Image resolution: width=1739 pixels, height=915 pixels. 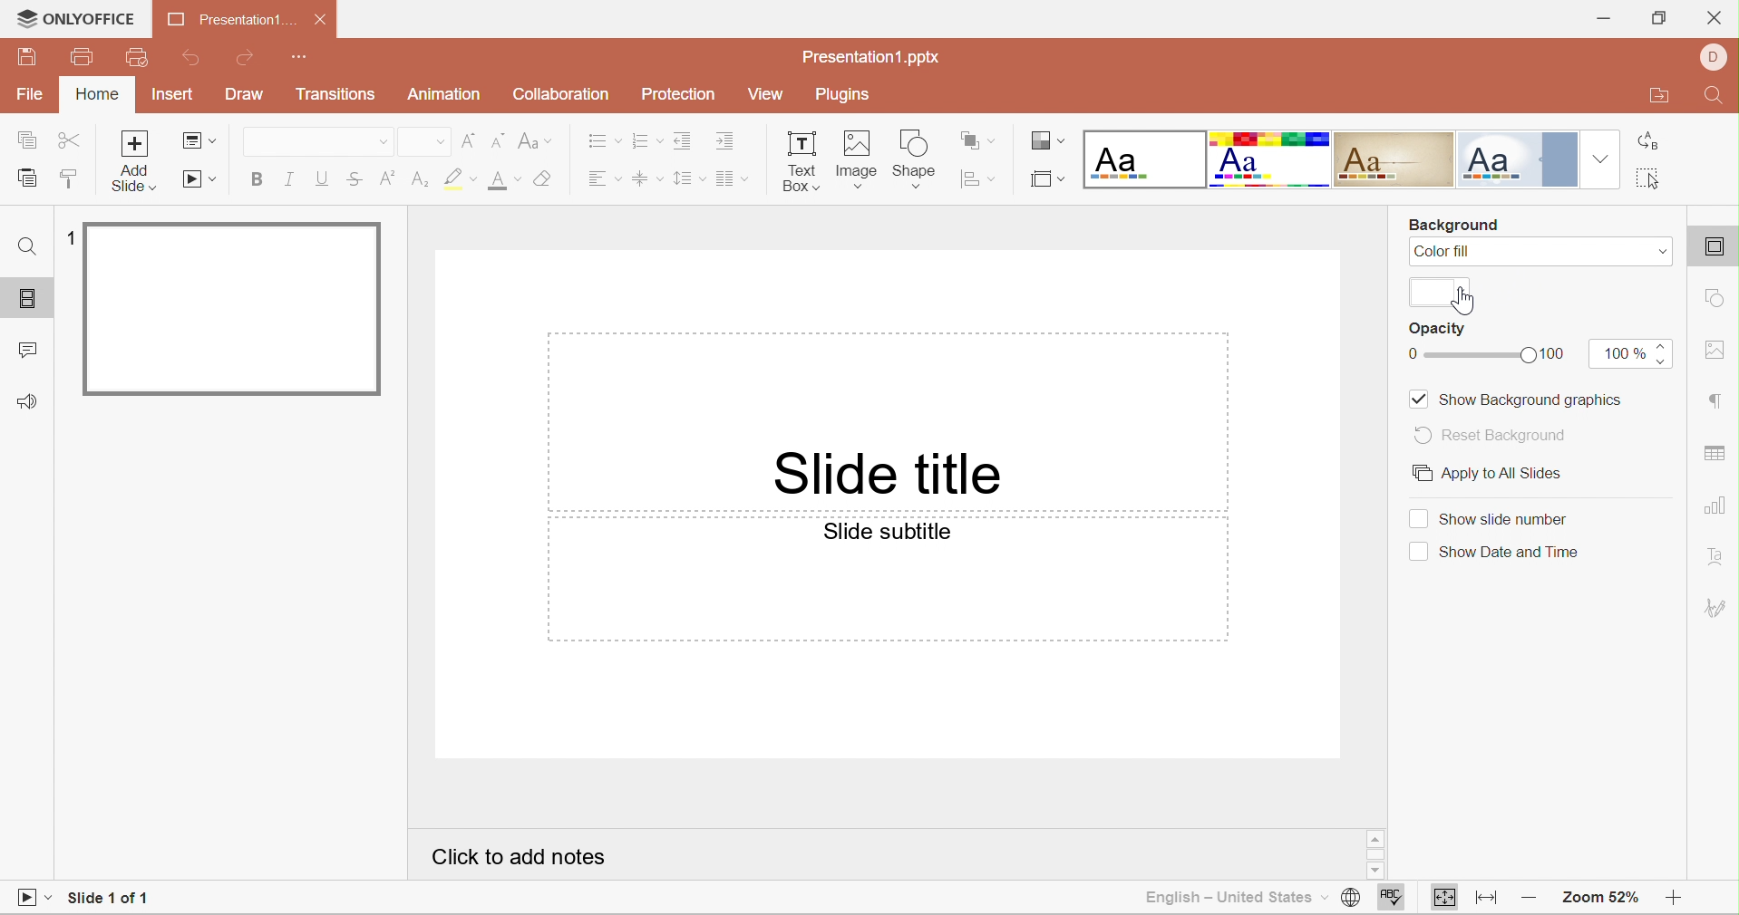 What do you see at coordinates (380, 143) in the screenshot?
I see `Drop Down` at bounding box center [380, 143].